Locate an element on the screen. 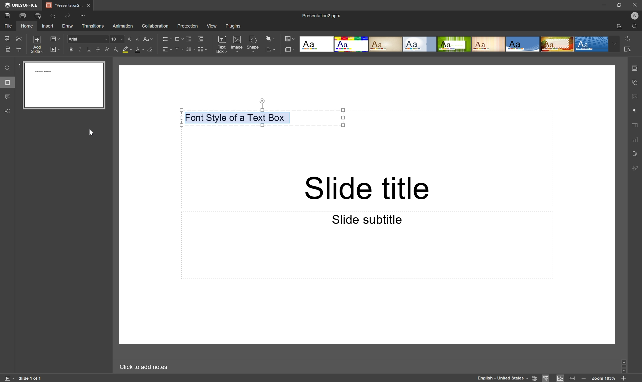 The width and height of the screenshot is (642, 382). Select slide layout is located at coordinates (55, 38).